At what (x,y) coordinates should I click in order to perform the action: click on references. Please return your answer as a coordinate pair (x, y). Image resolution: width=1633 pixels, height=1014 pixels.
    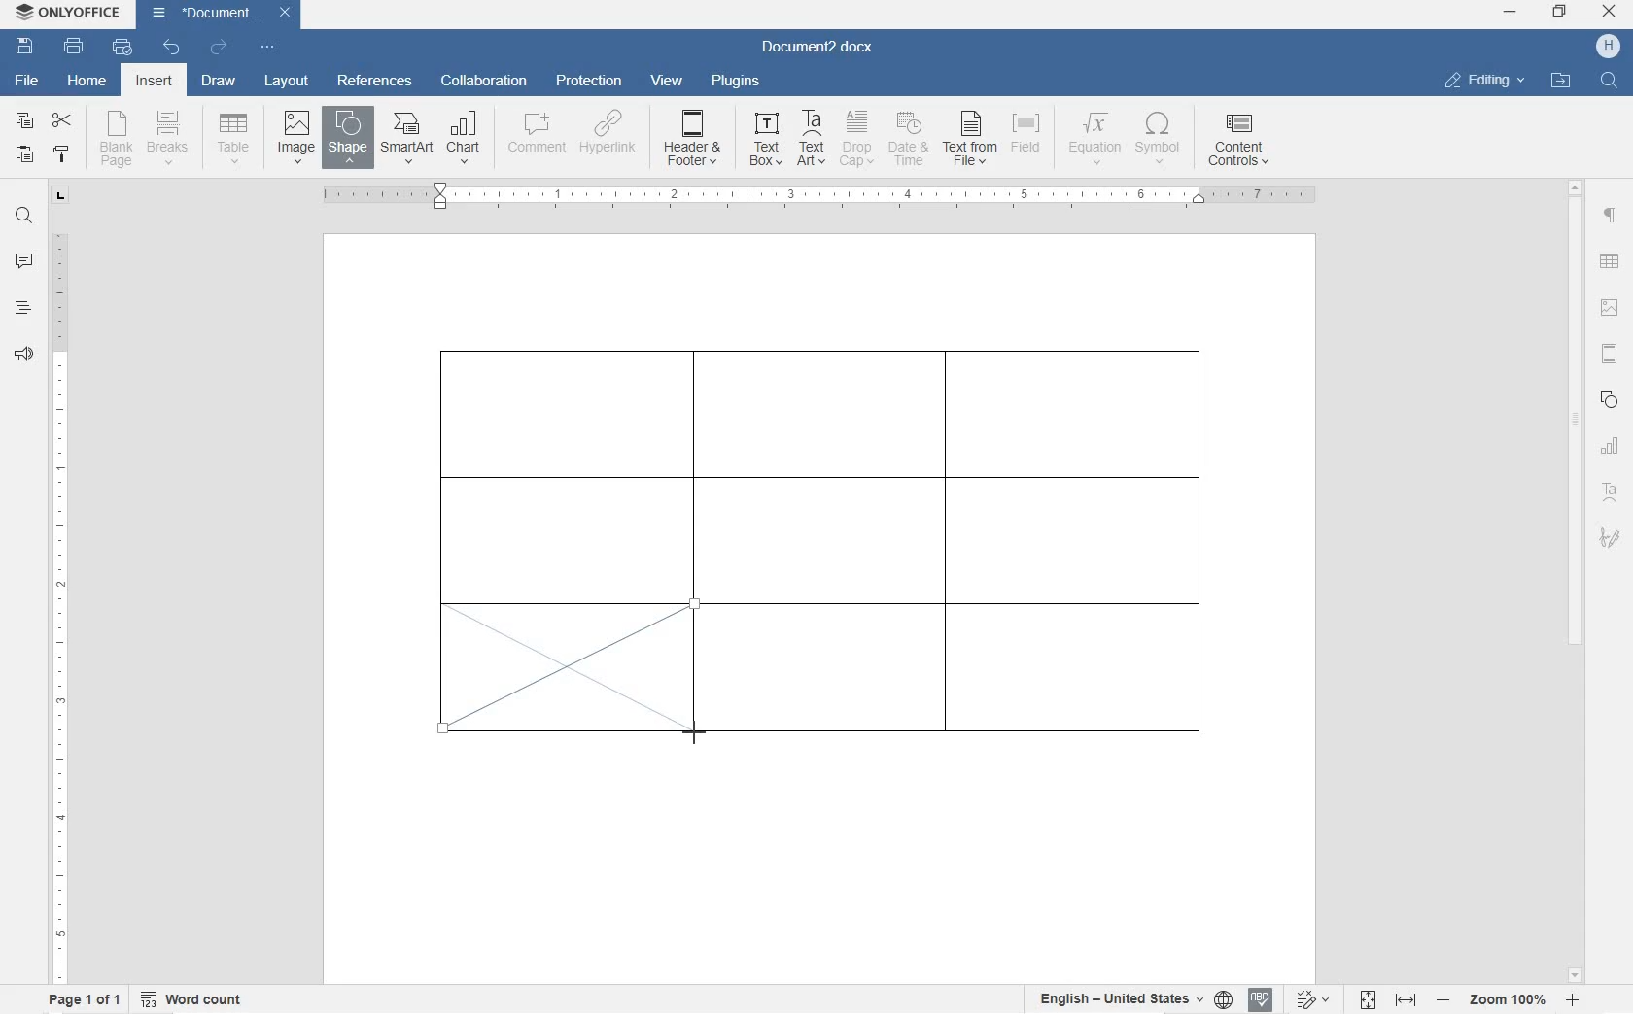
    Looking at the image, I should click on (374, 81).